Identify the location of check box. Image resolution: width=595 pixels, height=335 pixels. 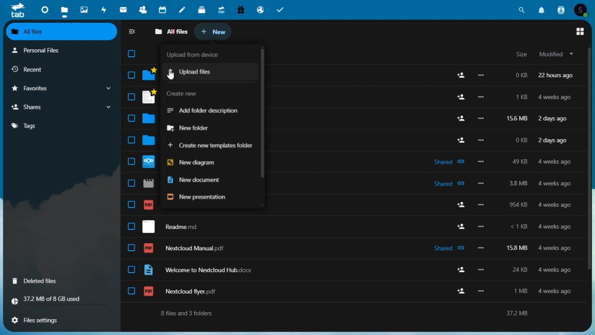
(130, 269).